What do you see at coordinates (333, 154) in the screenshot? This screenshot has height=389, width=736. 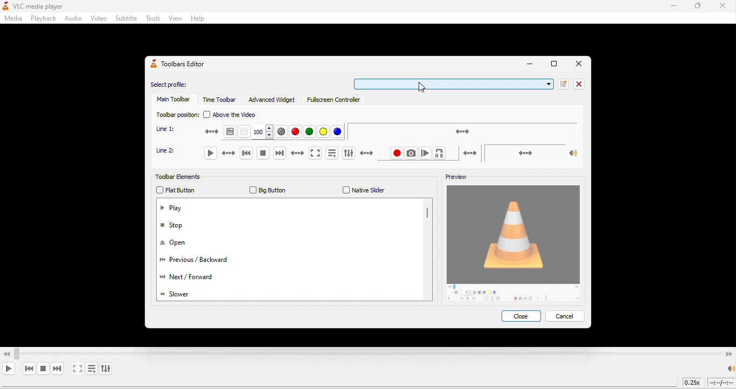 I see `toggle playlist` at bounding box center [333, 154].